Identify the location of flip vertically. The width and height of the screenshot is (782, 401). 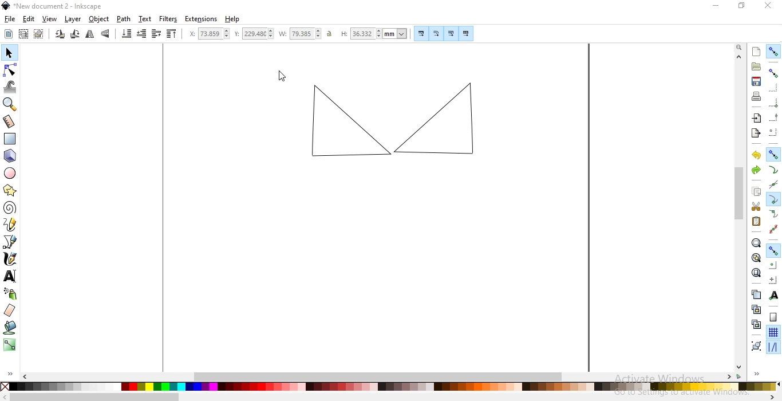
(105, 34).